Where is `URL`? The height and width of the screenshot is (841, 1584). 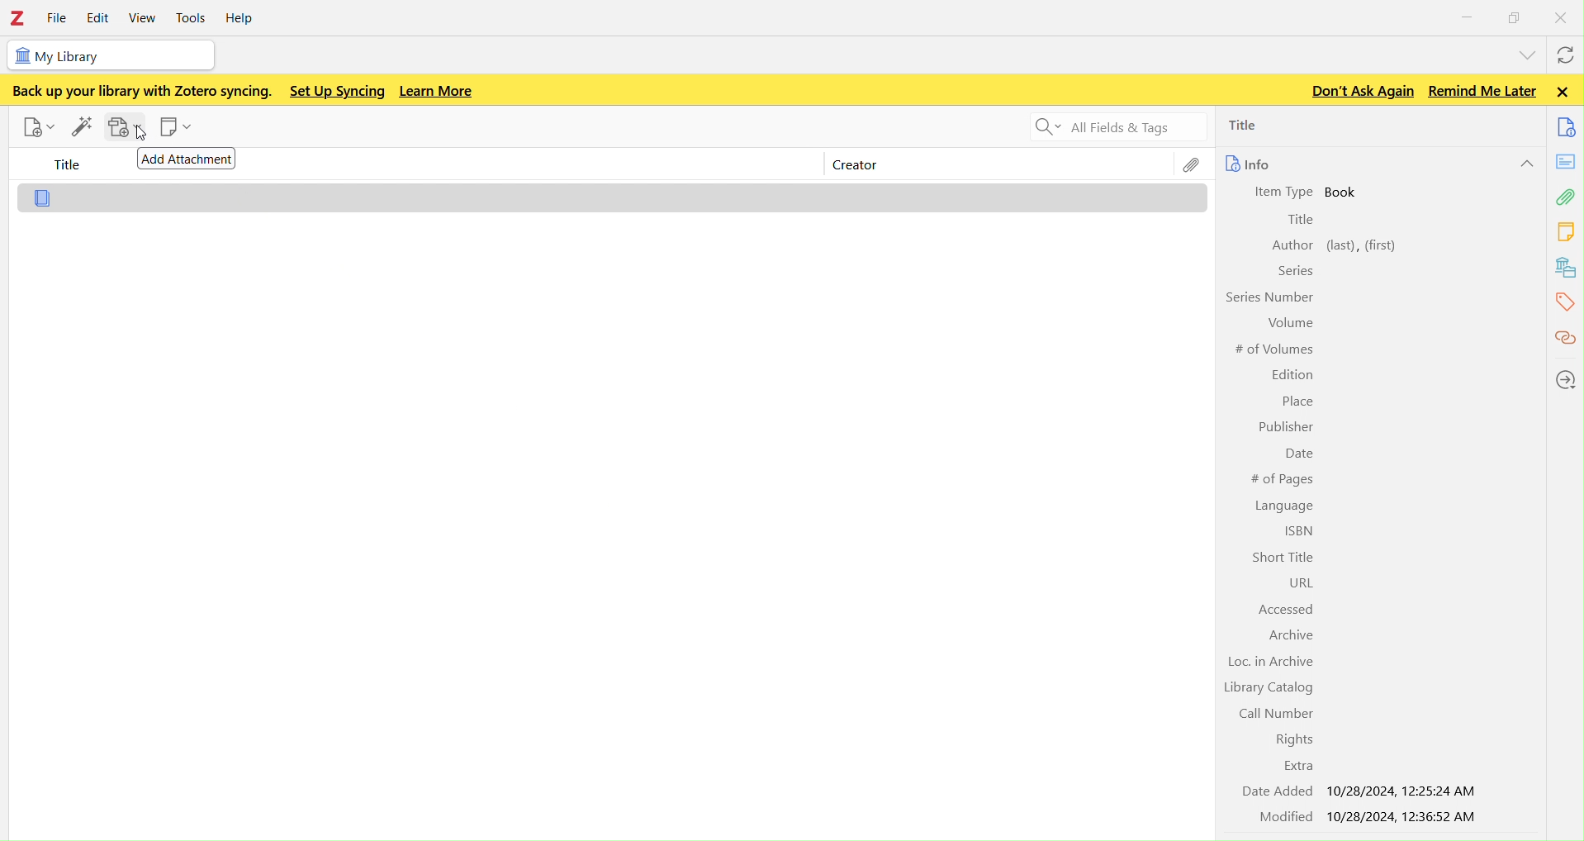
URL is located at coordinates (1297, 582).